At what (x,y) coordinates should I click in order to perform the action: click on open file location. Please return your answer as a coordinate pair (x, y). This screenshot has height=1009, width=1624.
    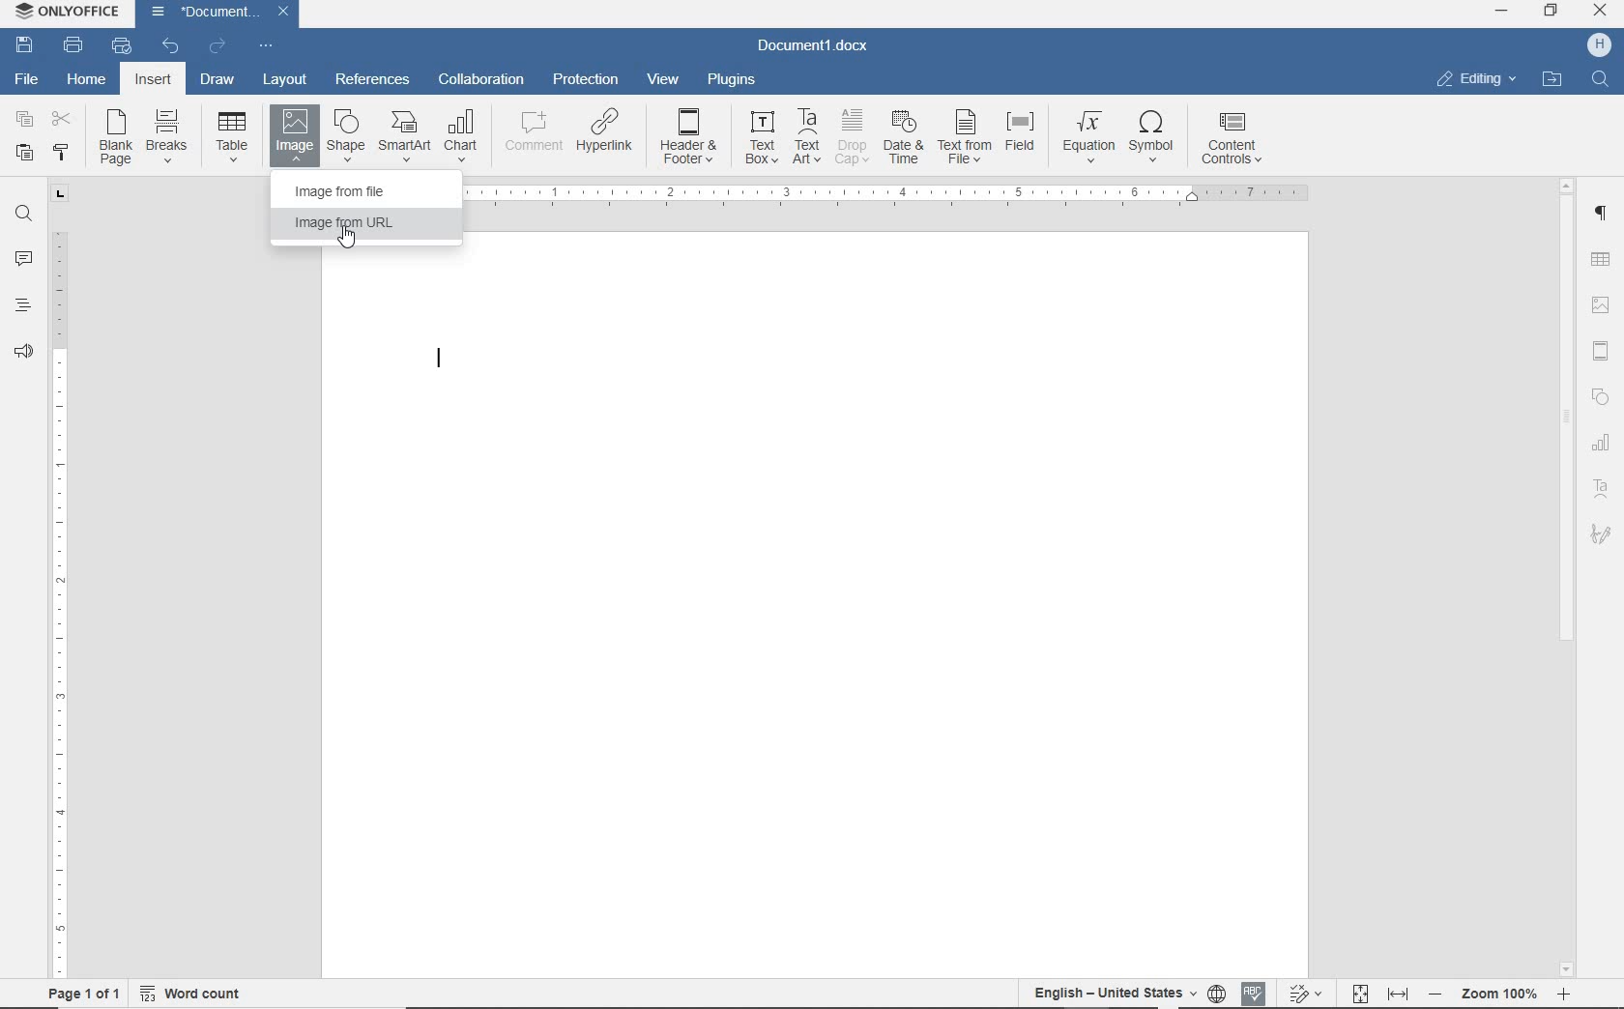
    Looking at the image, I should click on (1555, 81).